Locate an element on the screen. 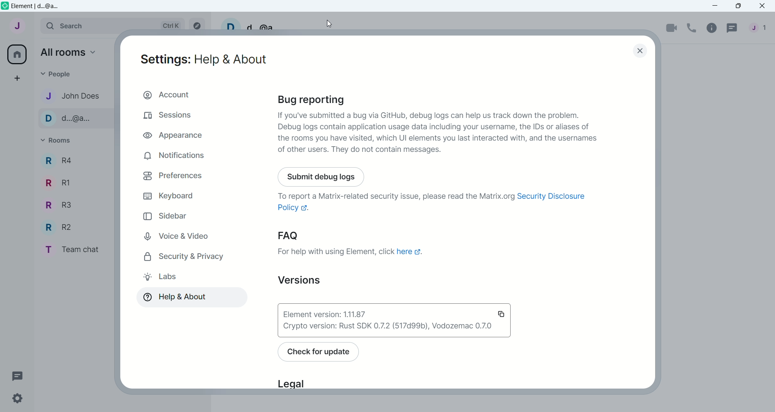  Submit debug logs is located at coordinates (323, 175).